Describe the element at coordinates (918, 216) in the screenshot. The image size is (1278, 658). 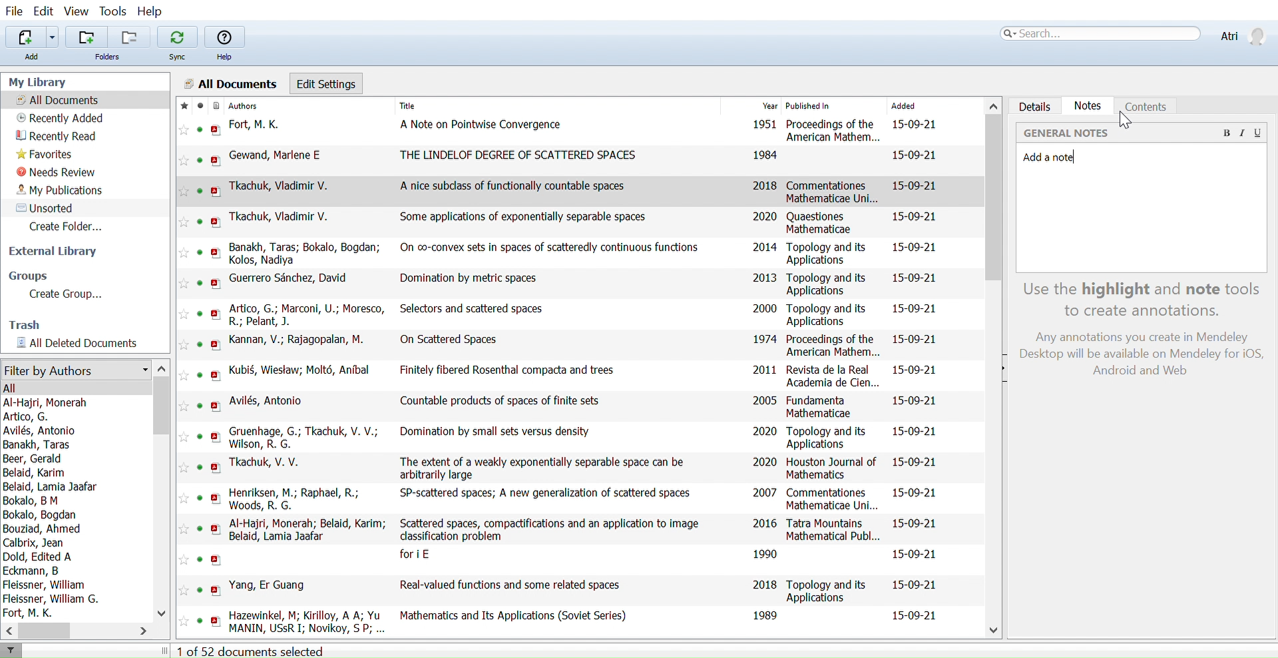
I see `15-09-21` at that location.